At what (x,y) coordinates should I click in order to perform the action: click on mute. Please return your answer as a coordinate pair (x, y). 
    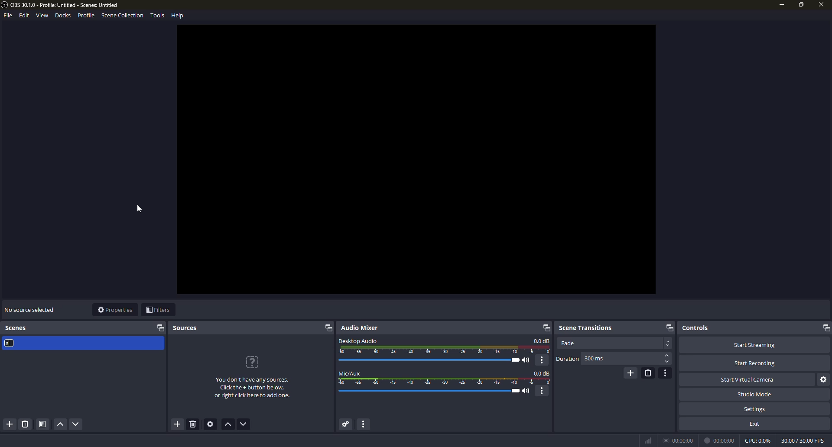
    Looking at the image, I should click on (527, 391).